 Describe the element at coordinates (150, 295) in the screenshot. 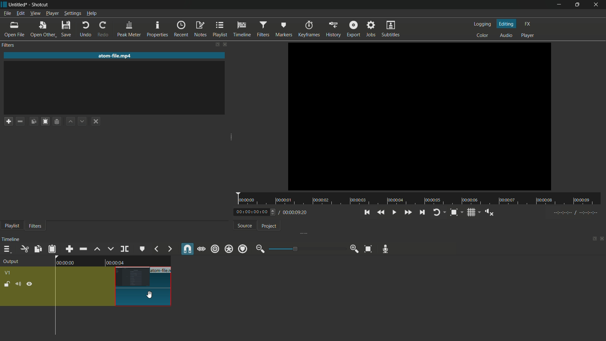

I see `cursor` at that location.